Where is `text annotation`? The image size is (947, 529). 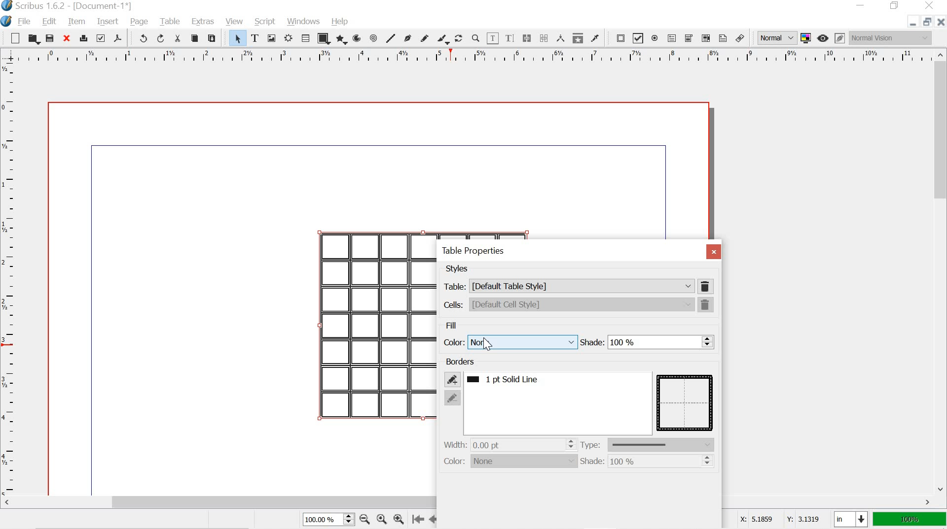
text annotation is located at coordinates (723, 38).